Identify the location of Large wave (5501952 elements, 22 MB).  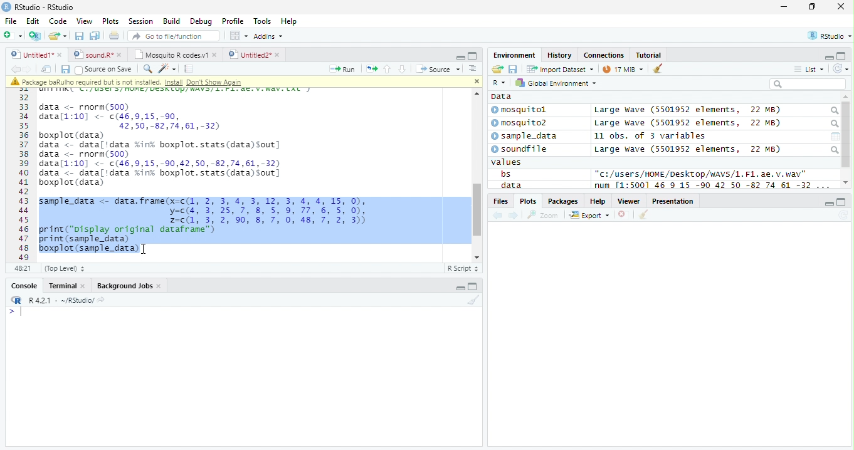
(687, 110).